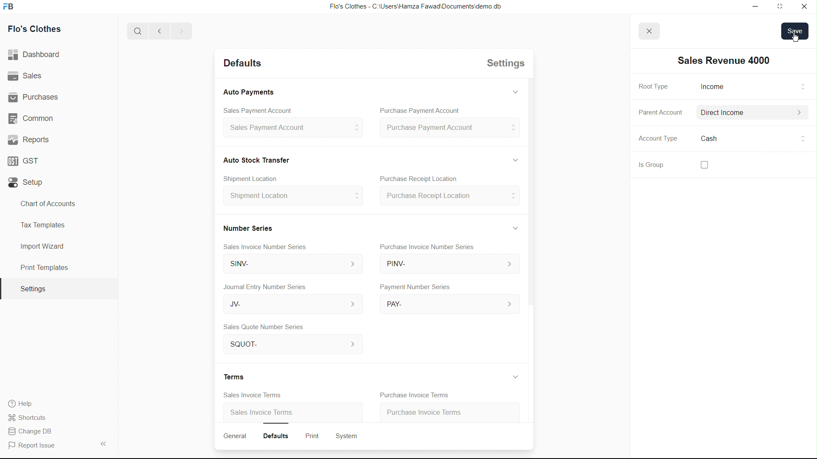 The width and height of the screenshot is (817, 459). I want to click on Root Type, so click(652, 87).